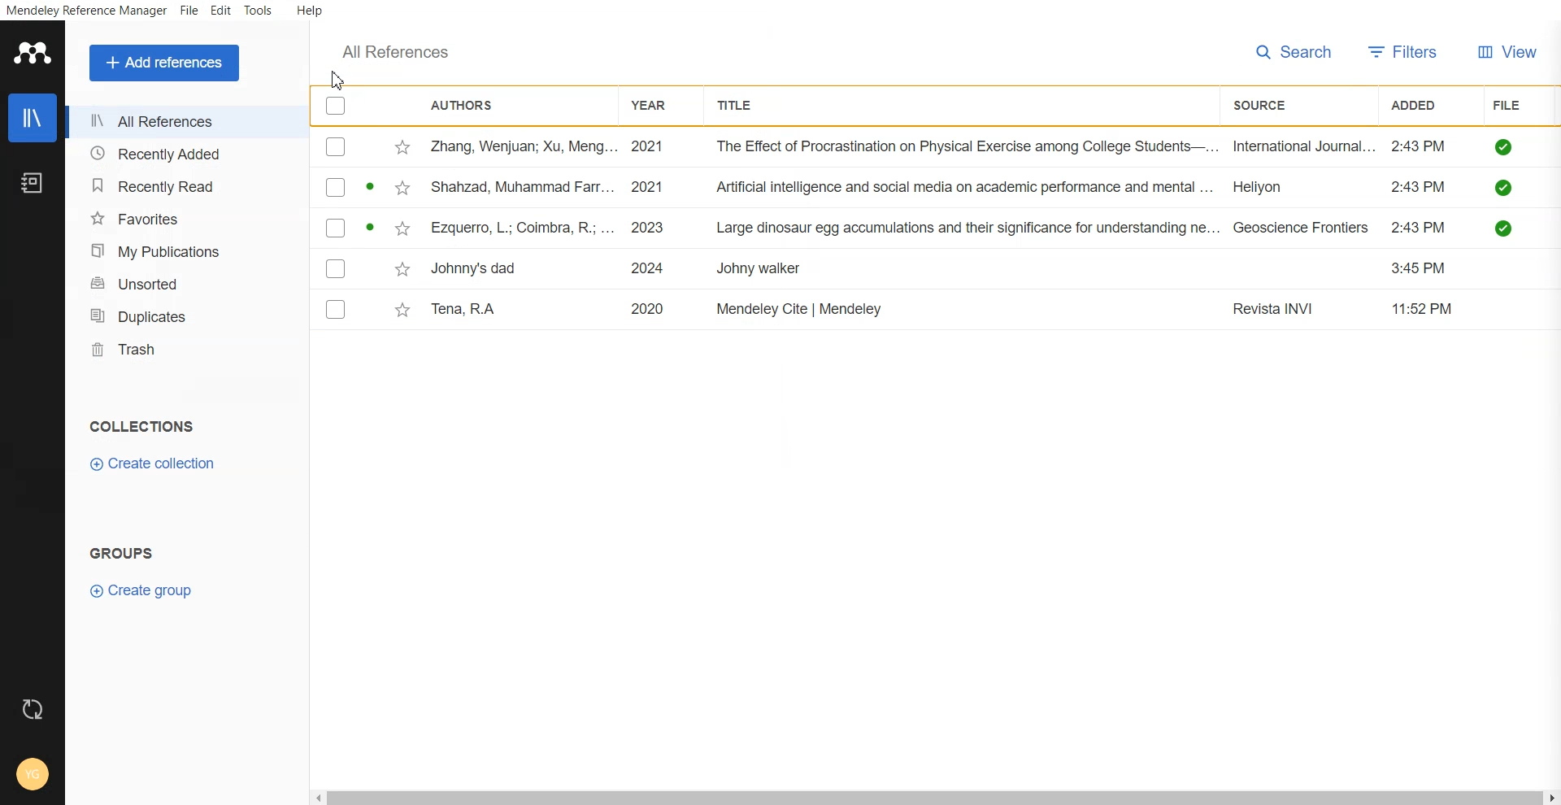  Describe the element at coordinates (180, 187) in the screenshot. I see `Recently Read` at that location.